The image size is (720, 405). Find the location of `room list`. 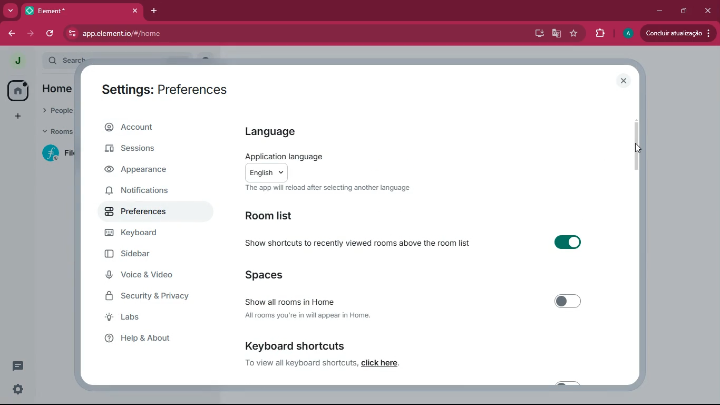

room list is located at coordinates (293, 216).